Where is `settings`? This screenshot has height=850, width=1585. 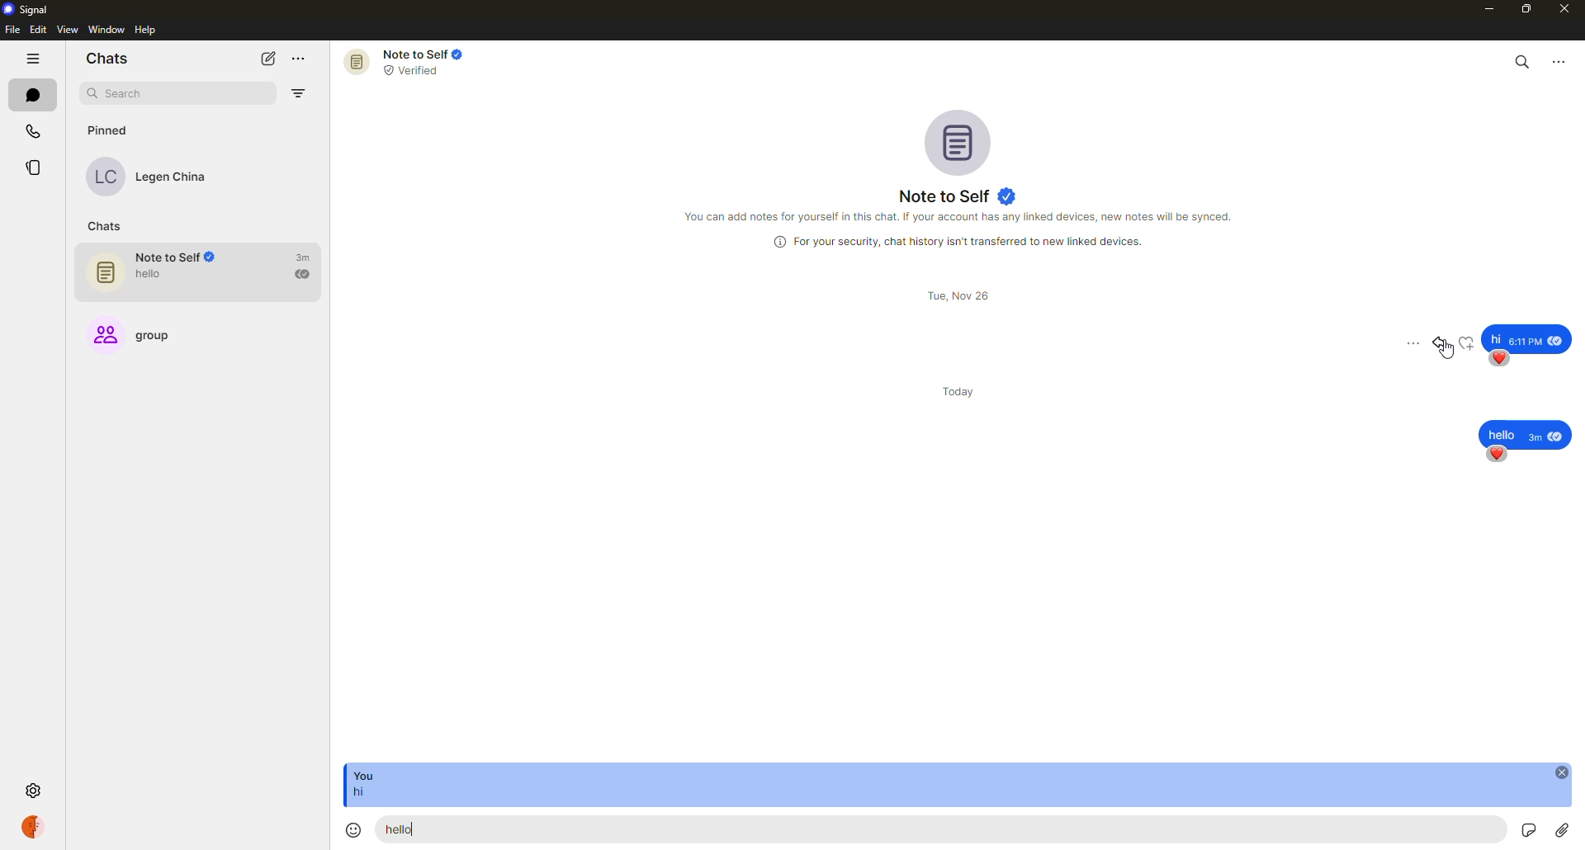
settings is located at coordinates (35, 788).